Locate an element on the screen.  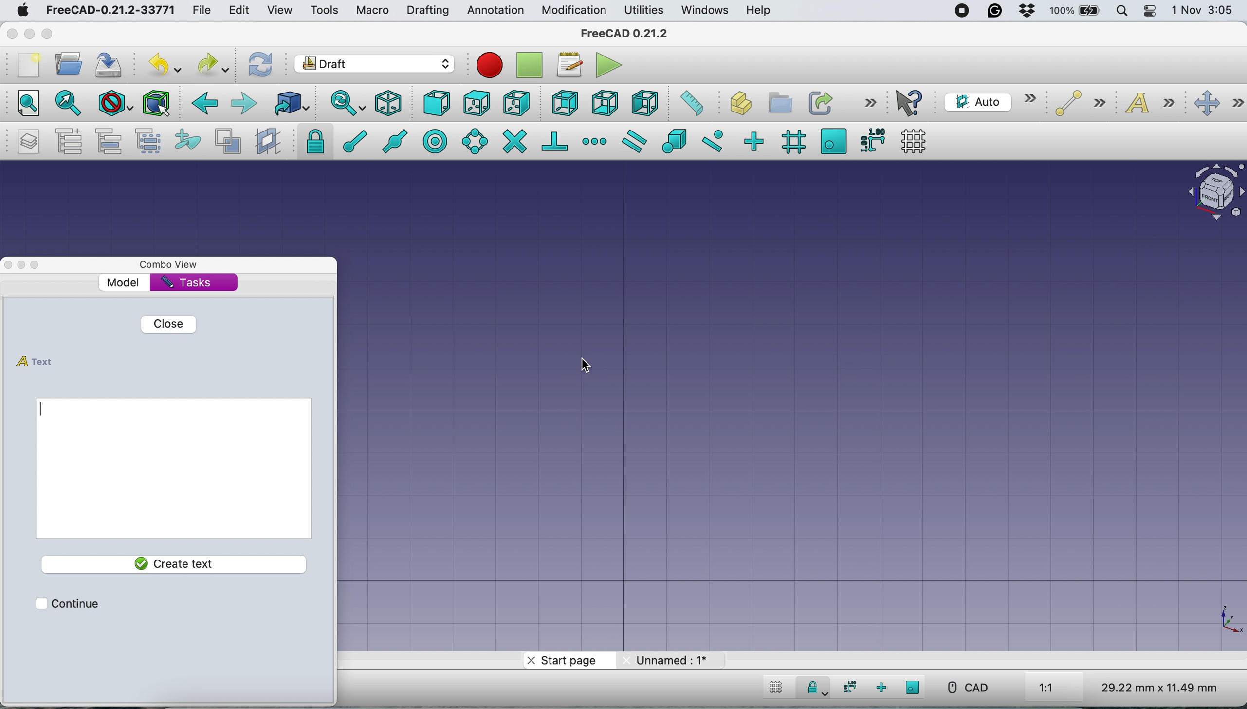
manage layers is located at coordinates (25, 143).